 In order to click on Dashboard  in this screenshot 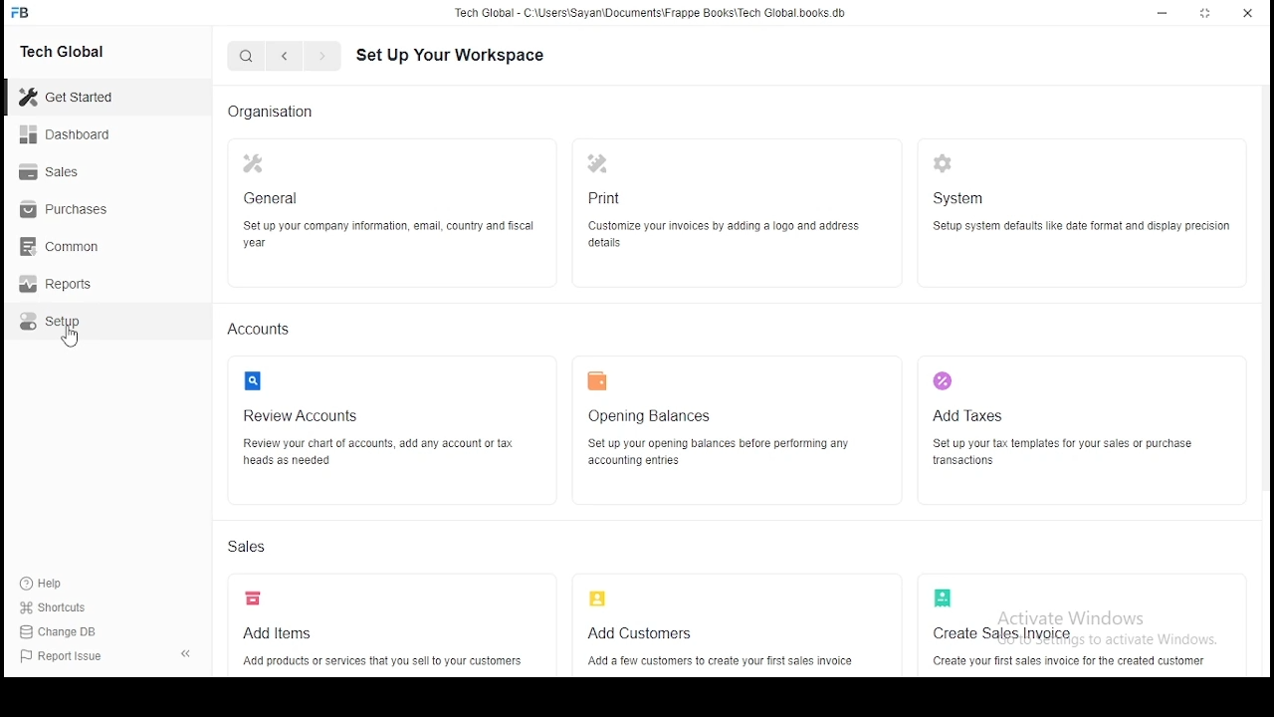, I will do `click(85, 134)`.